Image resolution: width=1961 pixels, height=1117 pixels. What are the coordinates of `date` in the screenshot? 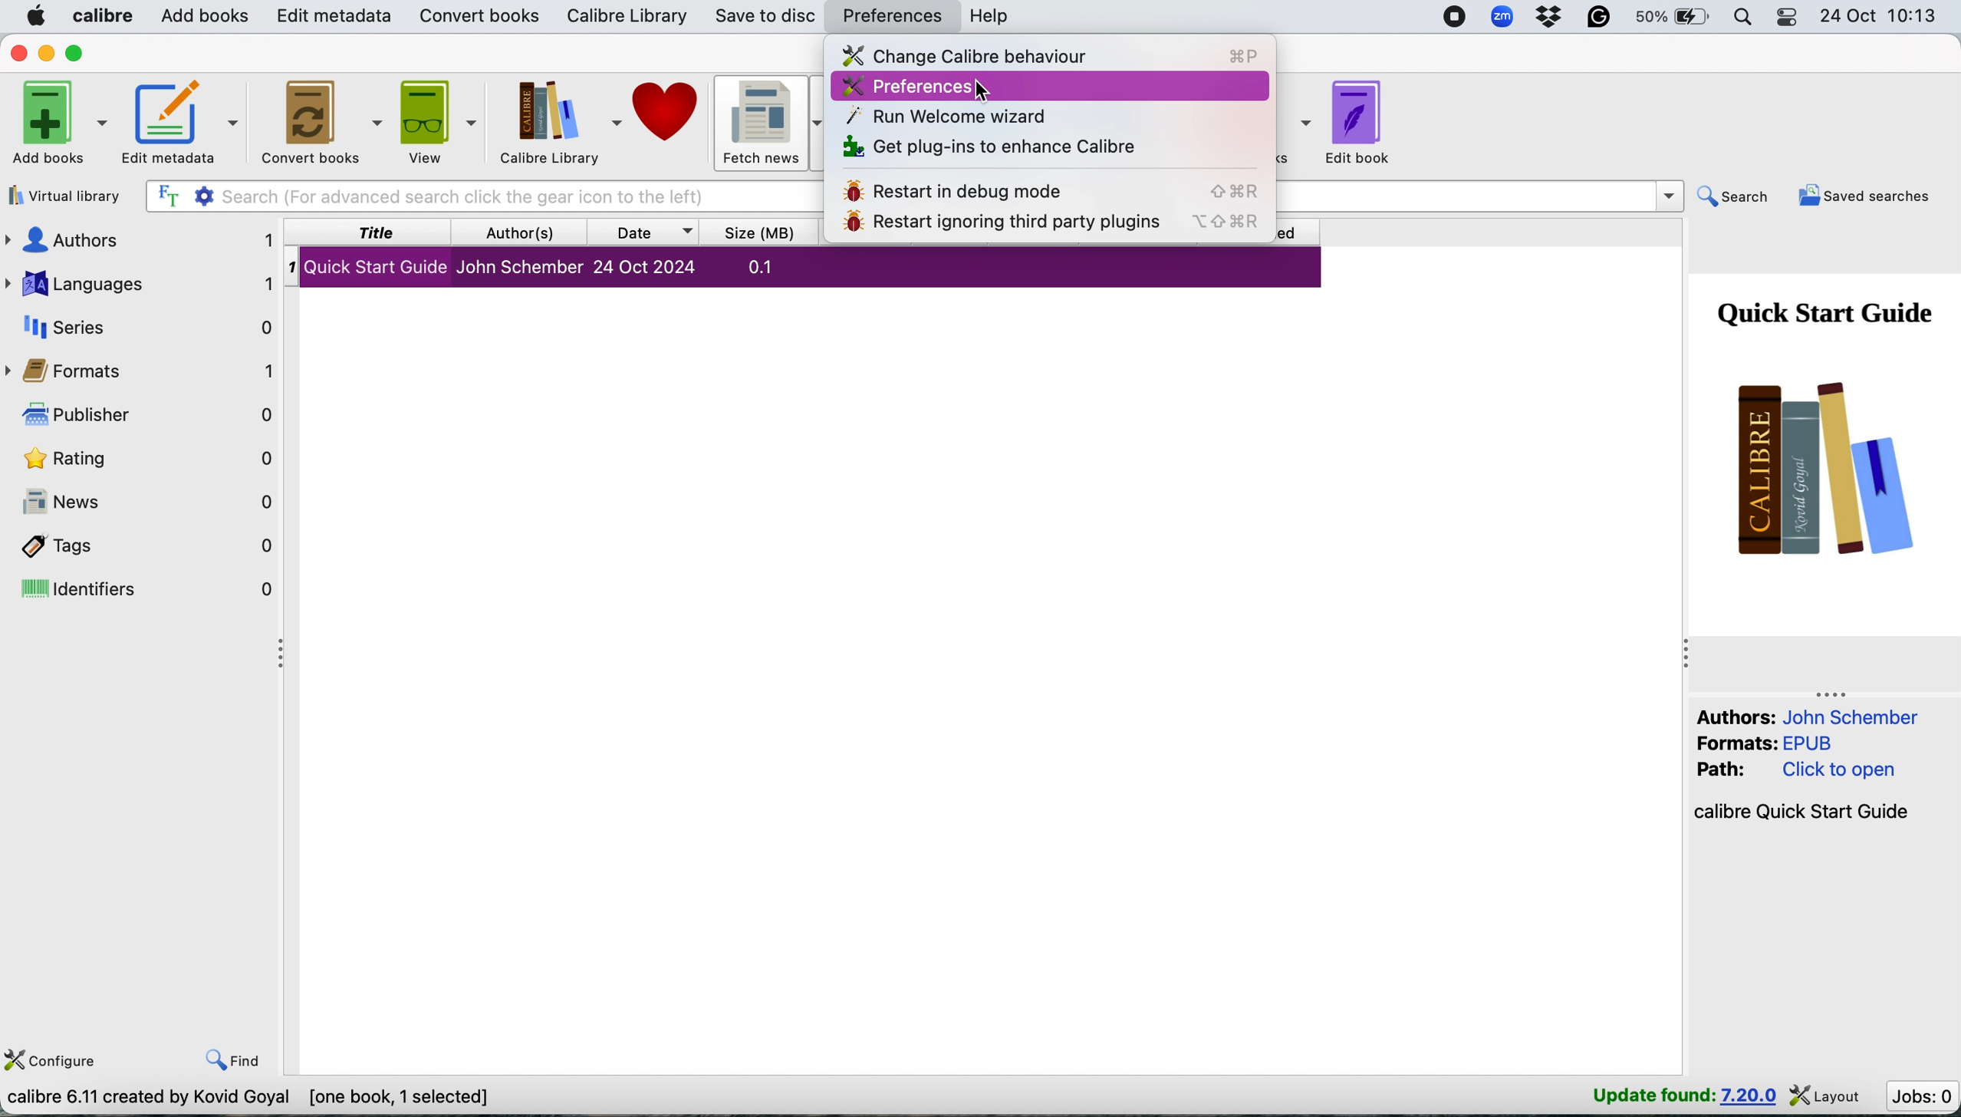 It's located at (649, 234).